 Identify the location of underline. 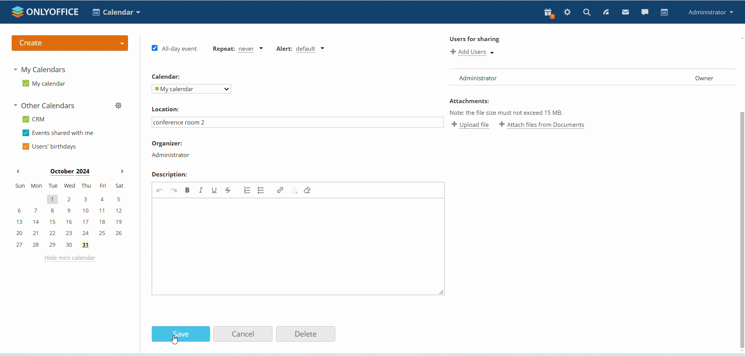
(215, 190).